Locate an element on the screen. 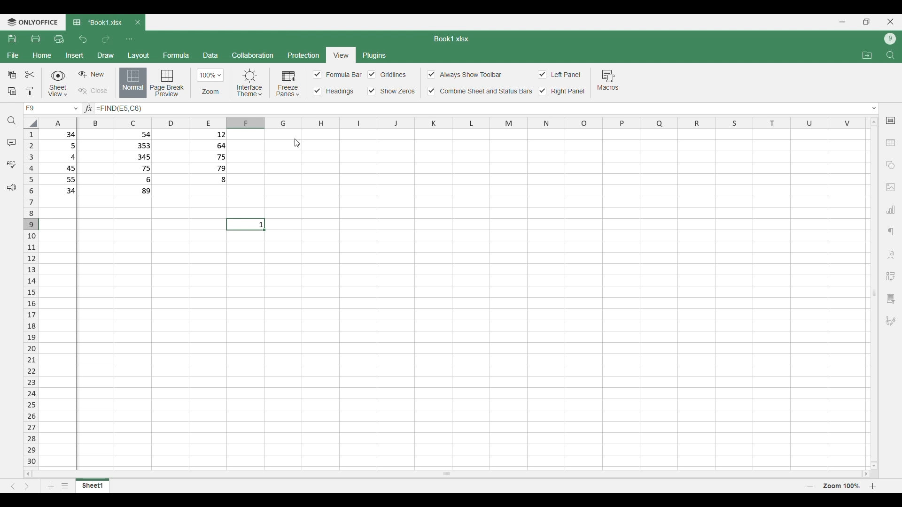  Plugins menu  is located at coordinates (374, 55).